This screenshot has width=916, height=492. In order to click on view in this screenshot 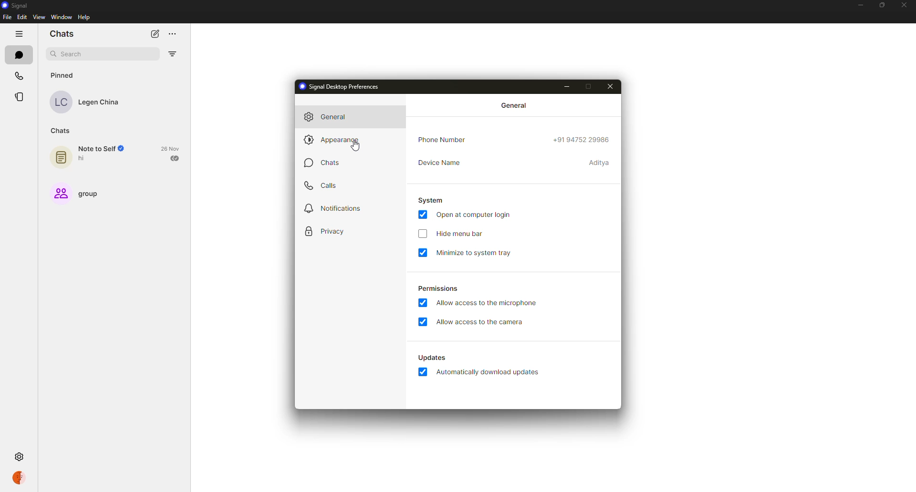, I will do `click(38, 18)`.